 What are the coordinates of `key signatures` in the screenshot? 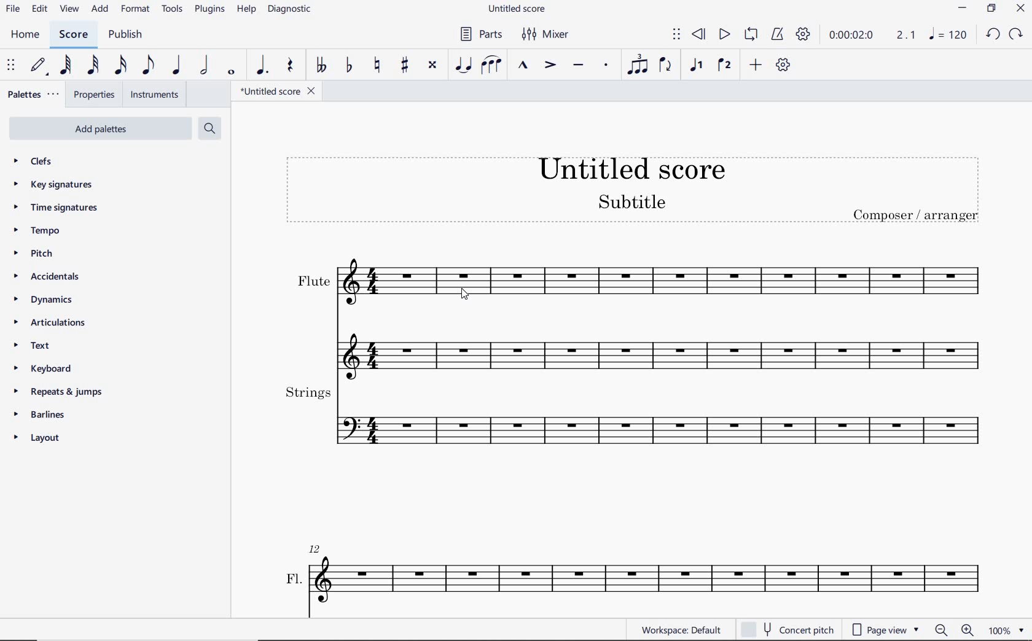 It's located at (58, 186).